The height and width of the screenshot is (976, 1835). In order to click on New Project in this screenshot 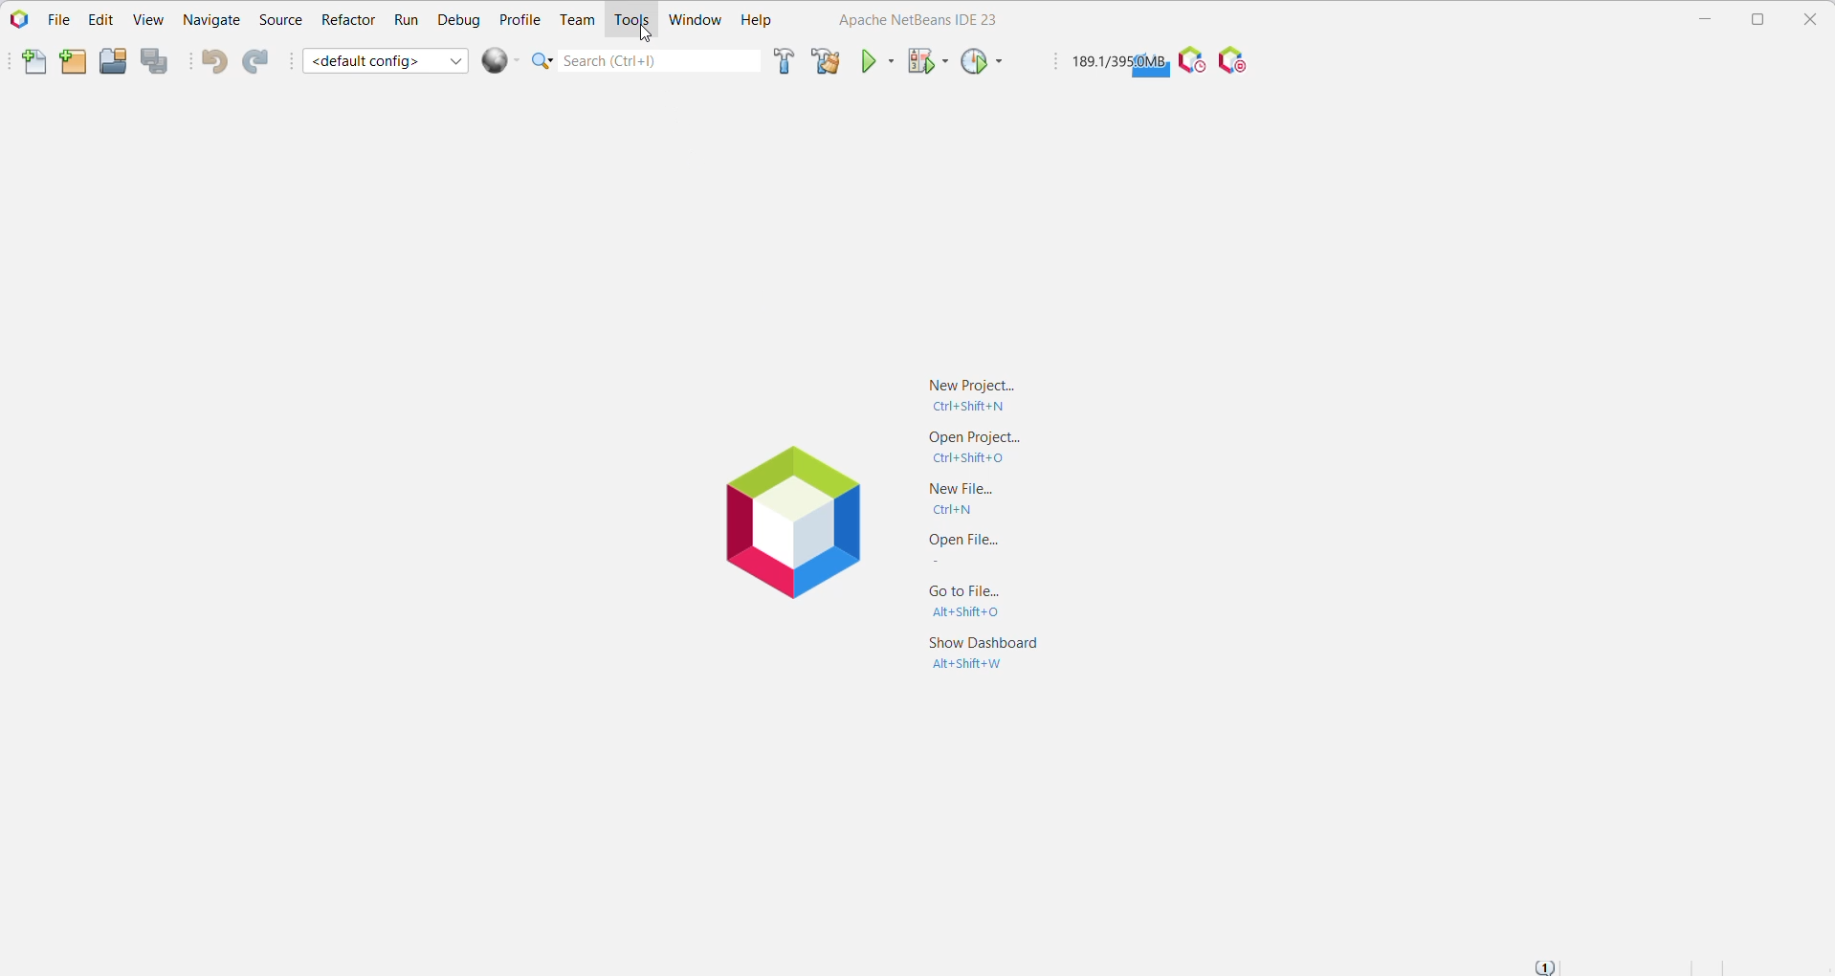, I will do `click(71, 62)`.